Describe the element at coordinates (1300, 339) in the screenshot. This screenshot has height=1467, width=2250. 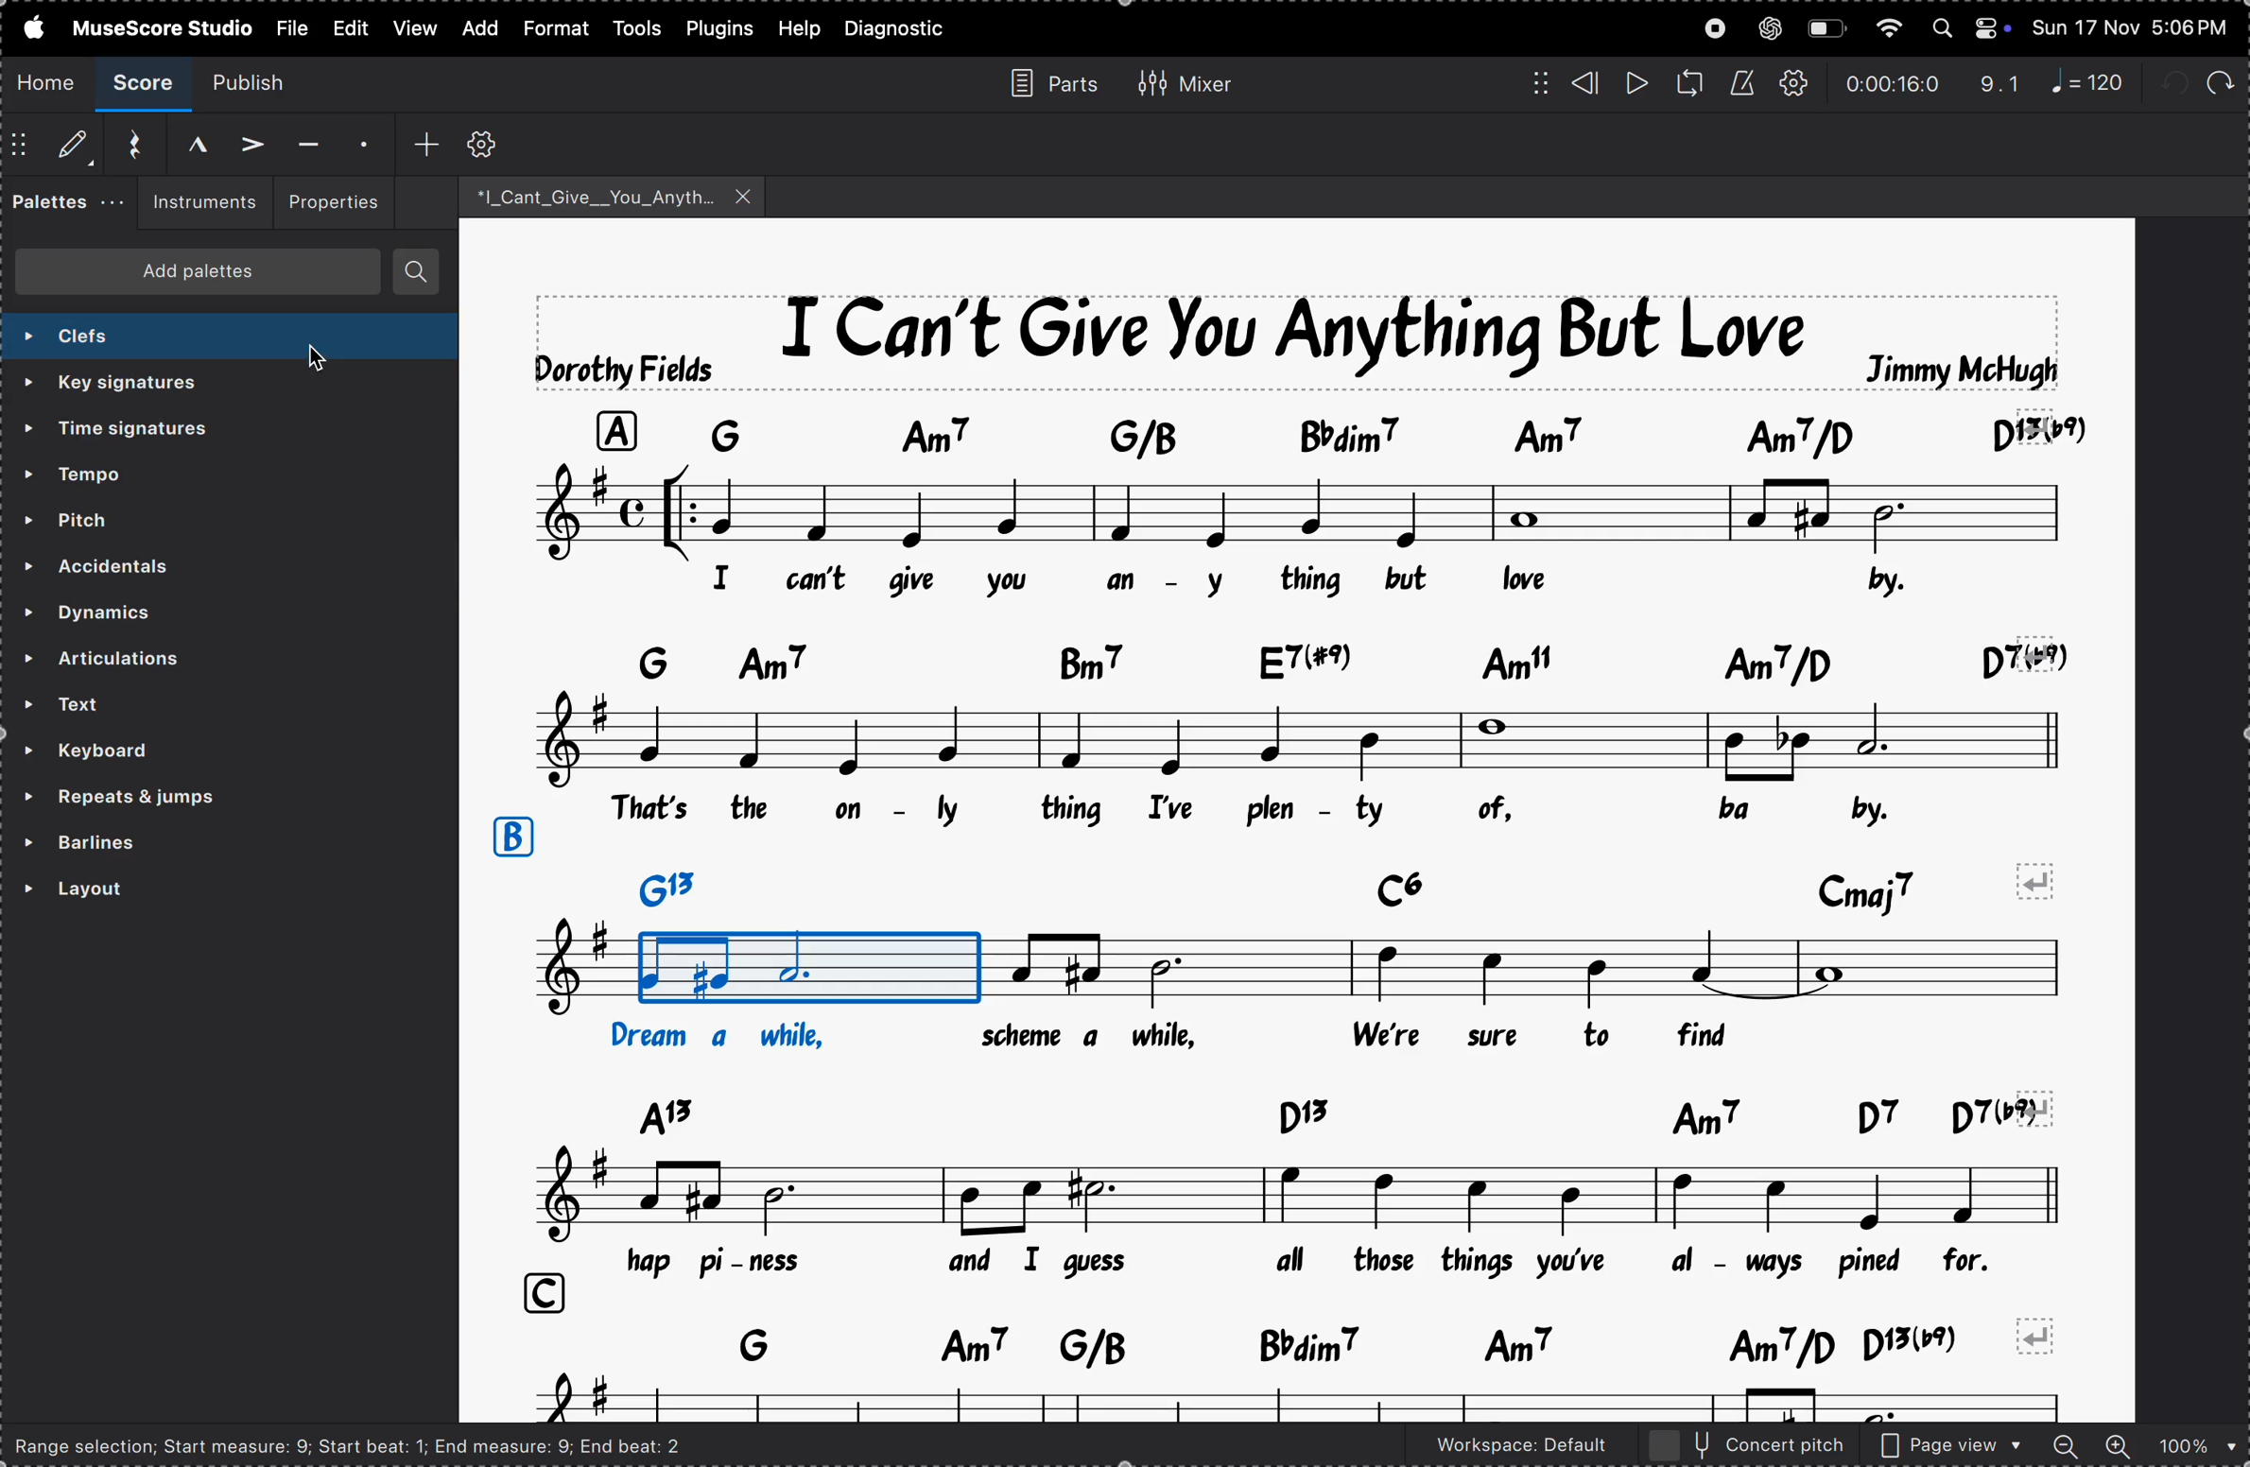
I see `title` at that location.